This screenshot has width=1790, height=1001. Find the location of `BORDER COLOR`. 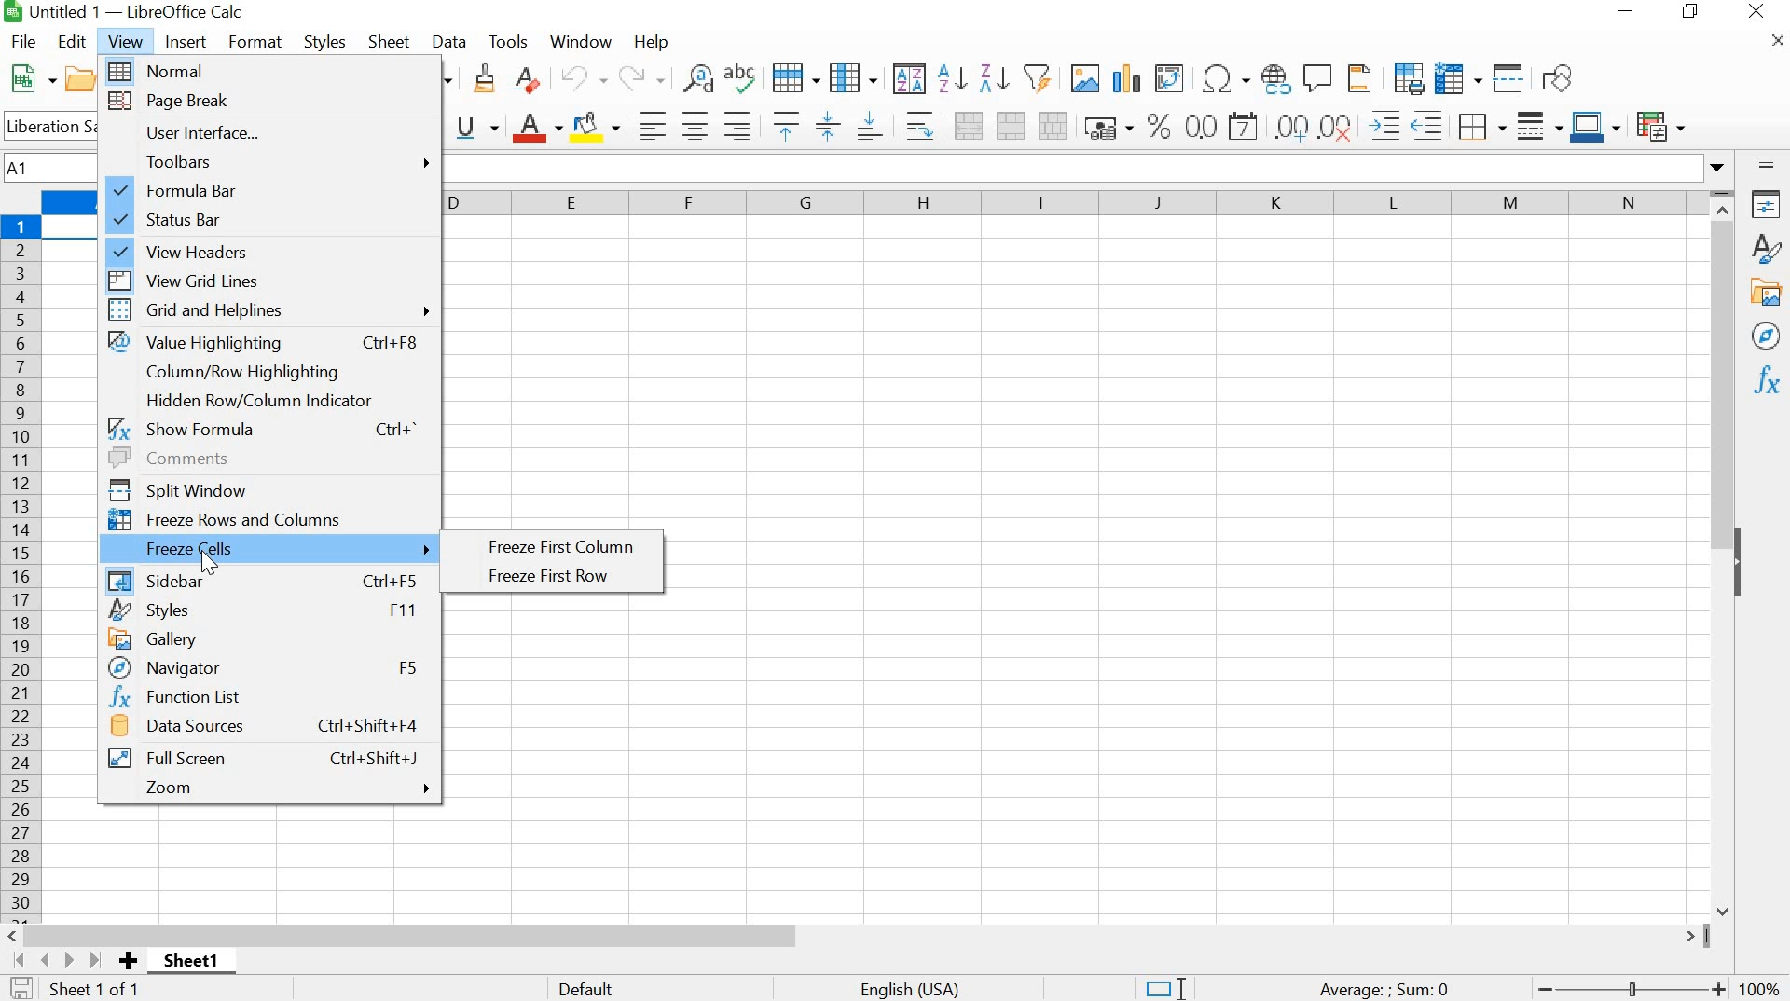

BORDER COLOR is located at coordinates (1594, 124).